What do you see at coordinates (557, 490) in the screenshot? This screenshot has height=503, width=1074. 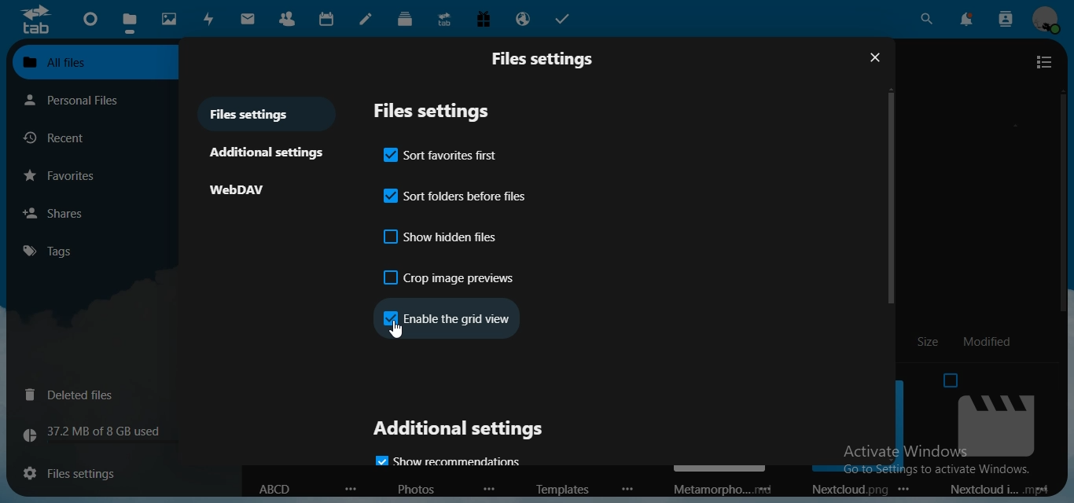 I see `templates` at bounding box center [557, 490].